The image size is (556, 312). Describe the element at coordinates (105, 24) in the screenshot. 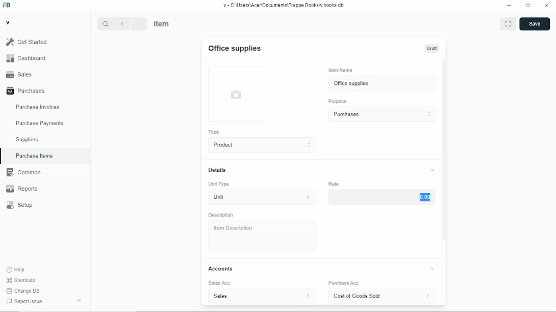

I see `Search` at that location.